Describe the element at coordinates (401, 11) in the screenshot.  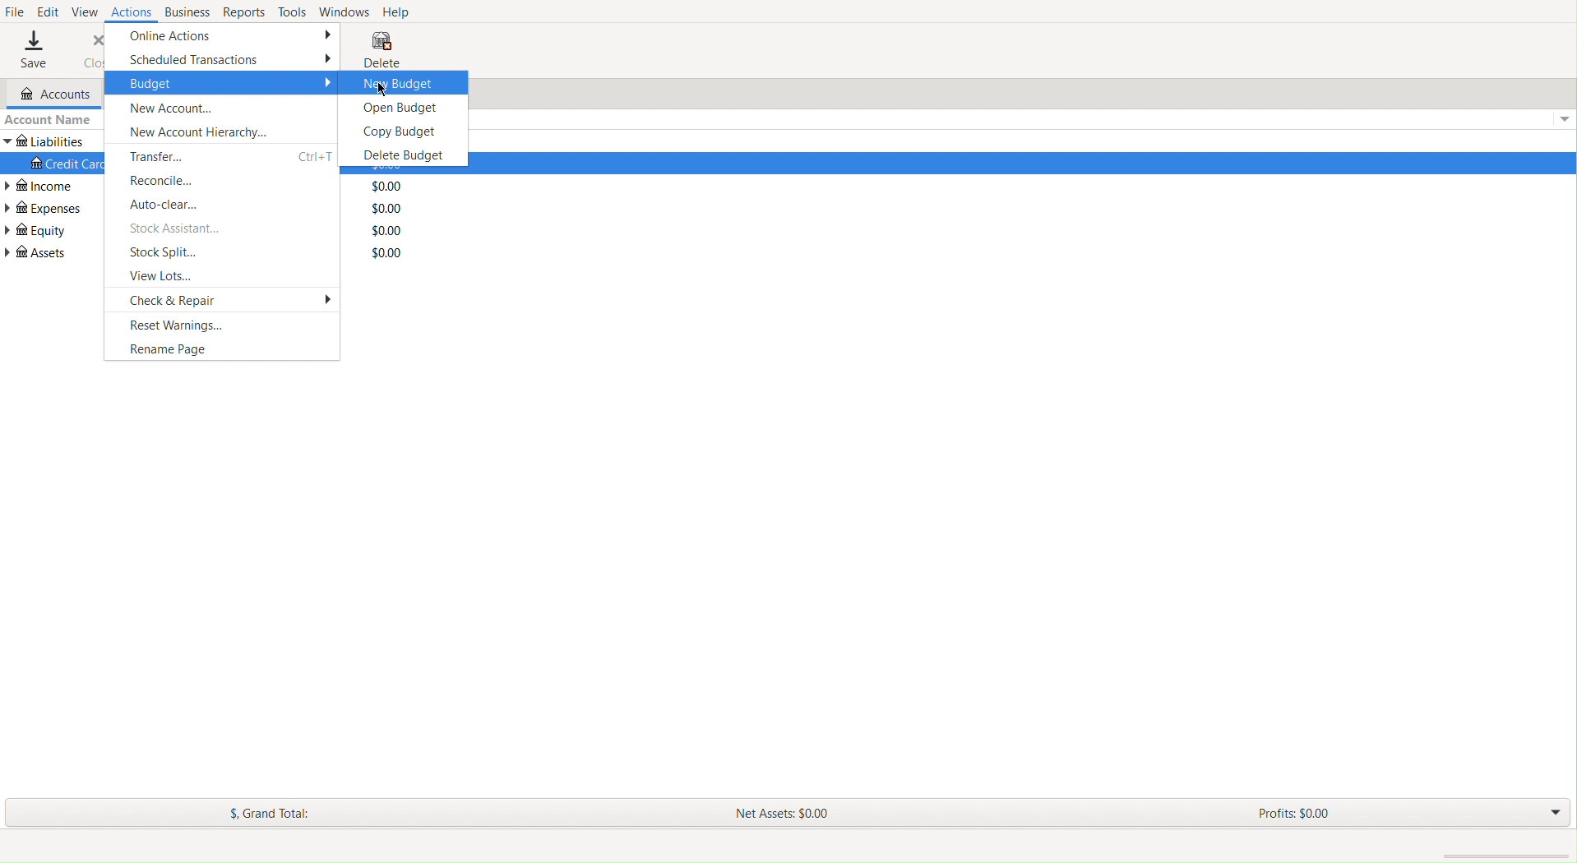
I see `Help` at that location.